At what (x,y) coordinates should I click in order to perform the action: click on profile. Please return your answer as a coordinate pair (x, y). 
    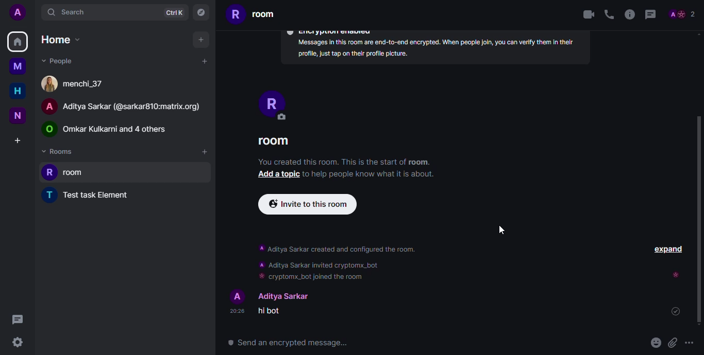
    Looking at the image, I should click on (684, 13).